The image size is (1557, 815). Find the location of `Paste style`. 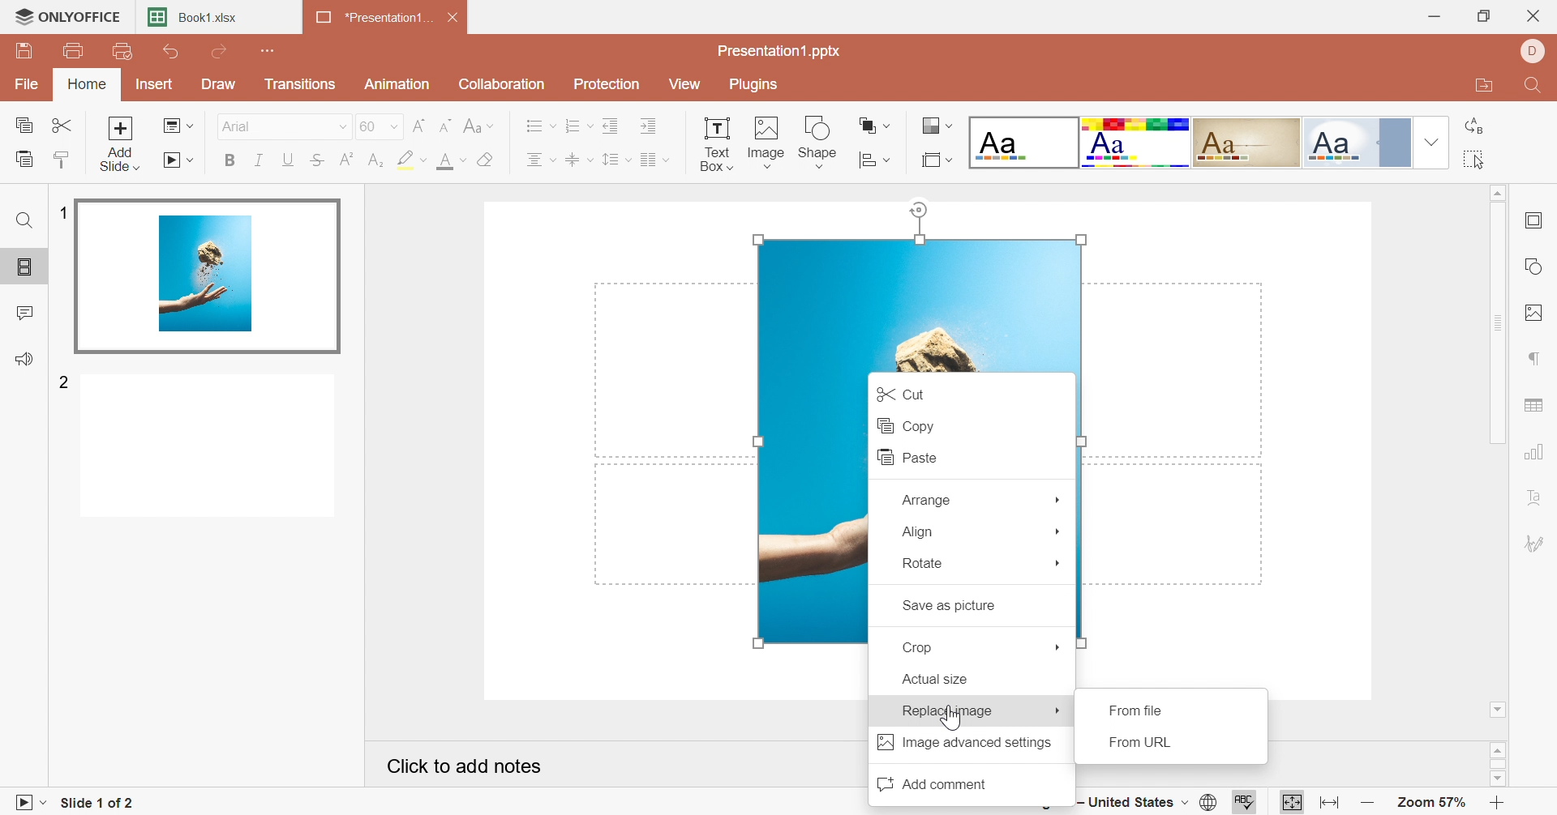

Paste style is located at coordinates (66, 158).